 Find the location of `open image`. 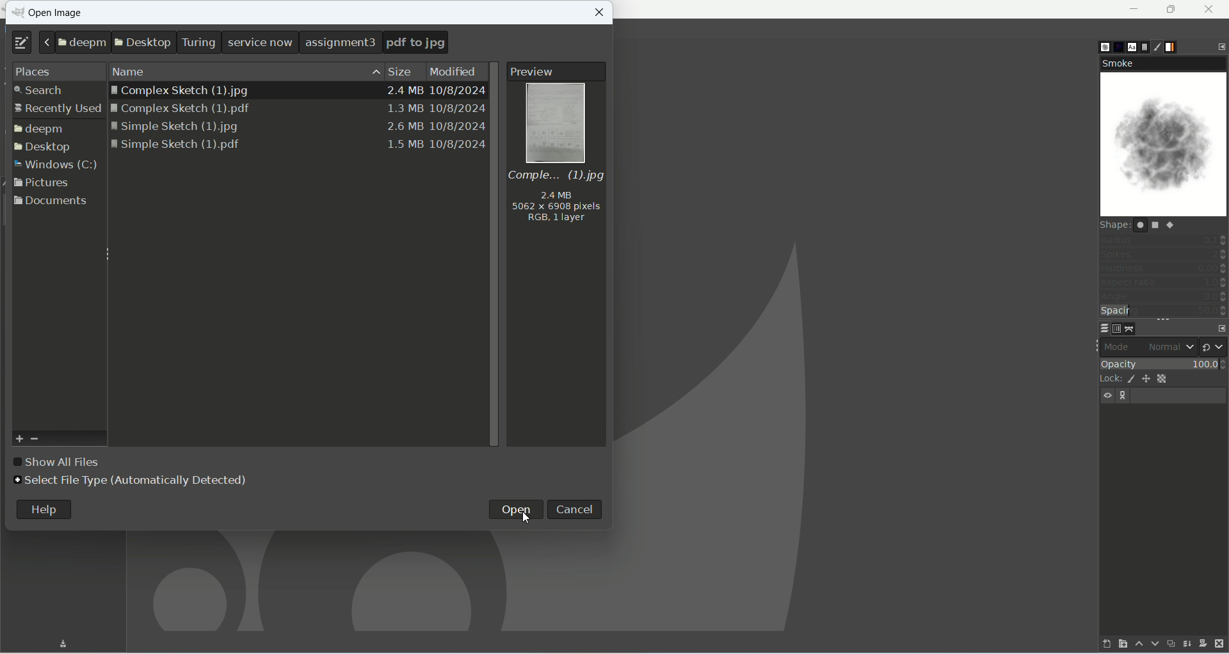

open image is located at coordinates (56, 13).